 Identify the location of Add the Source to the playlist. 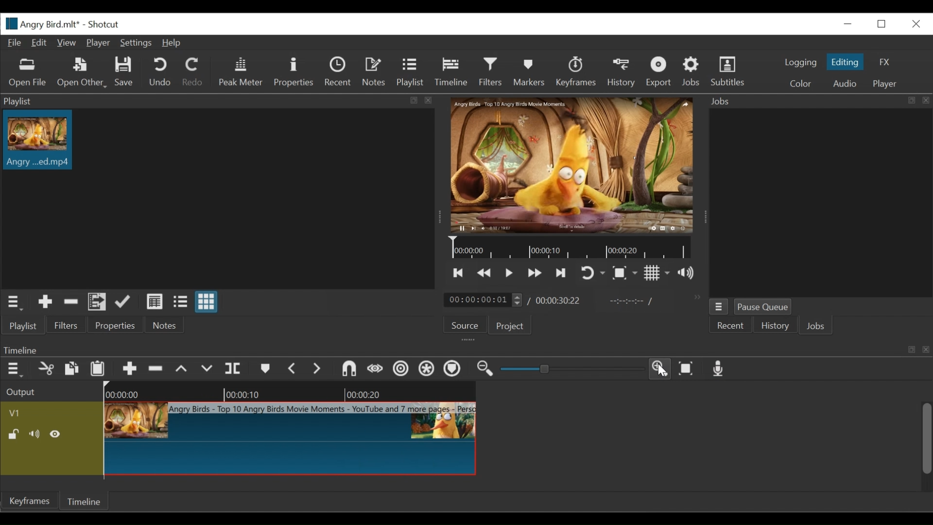
(45, 302).